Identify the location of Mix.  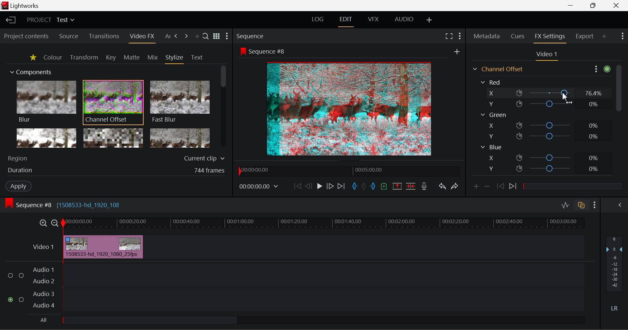
(153, 58).